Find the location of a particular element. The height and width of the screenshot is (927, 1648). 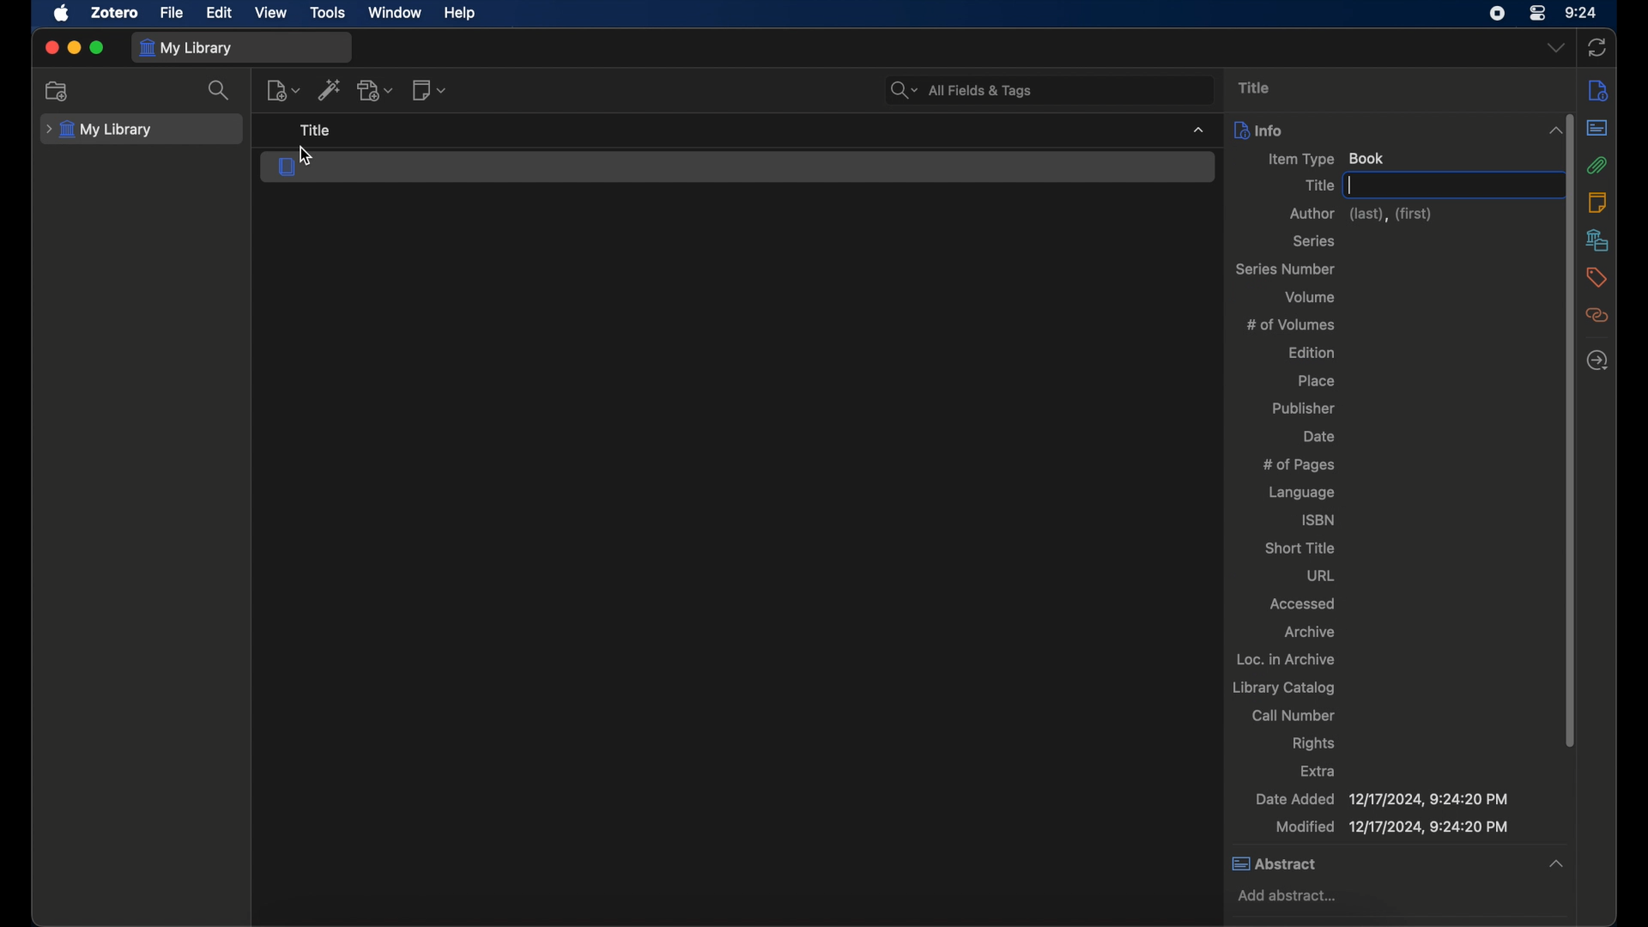

add attachment is located at coordinates (377, 90).